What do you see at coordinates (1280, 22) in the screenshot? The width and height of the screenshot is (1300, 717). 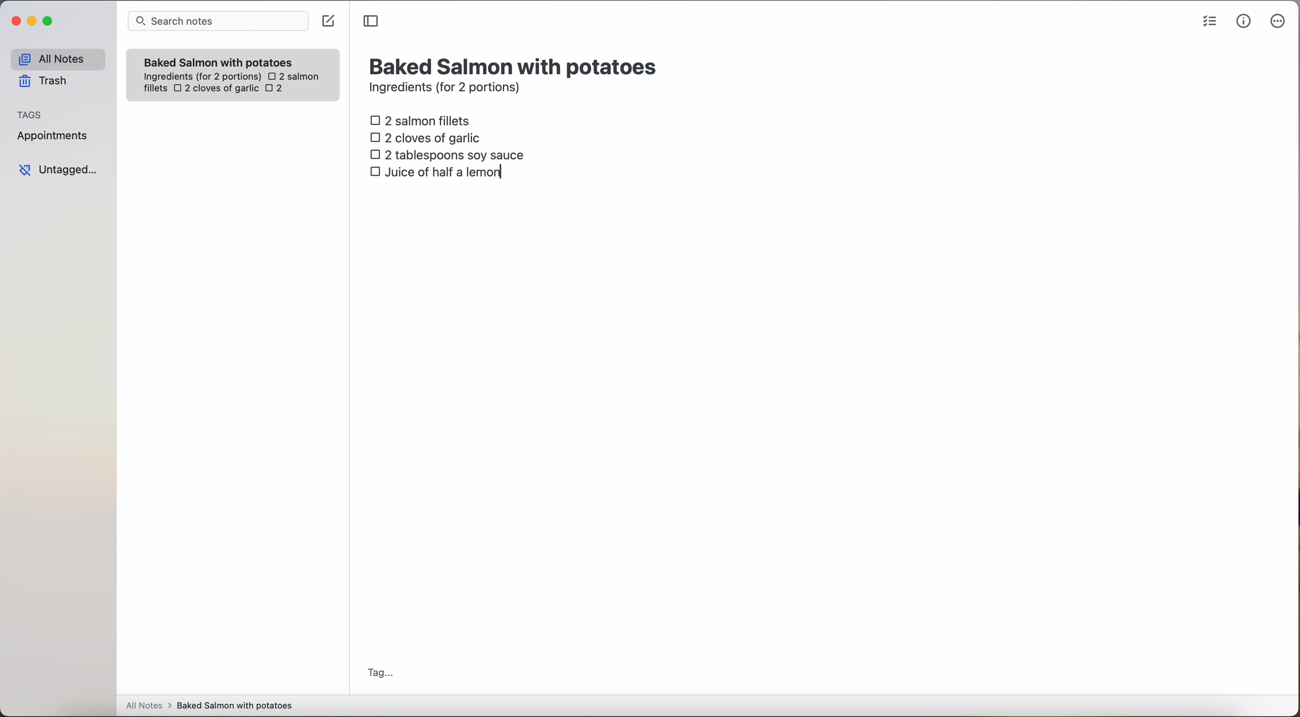 I see `more options` at bounding box center [1280, 22].